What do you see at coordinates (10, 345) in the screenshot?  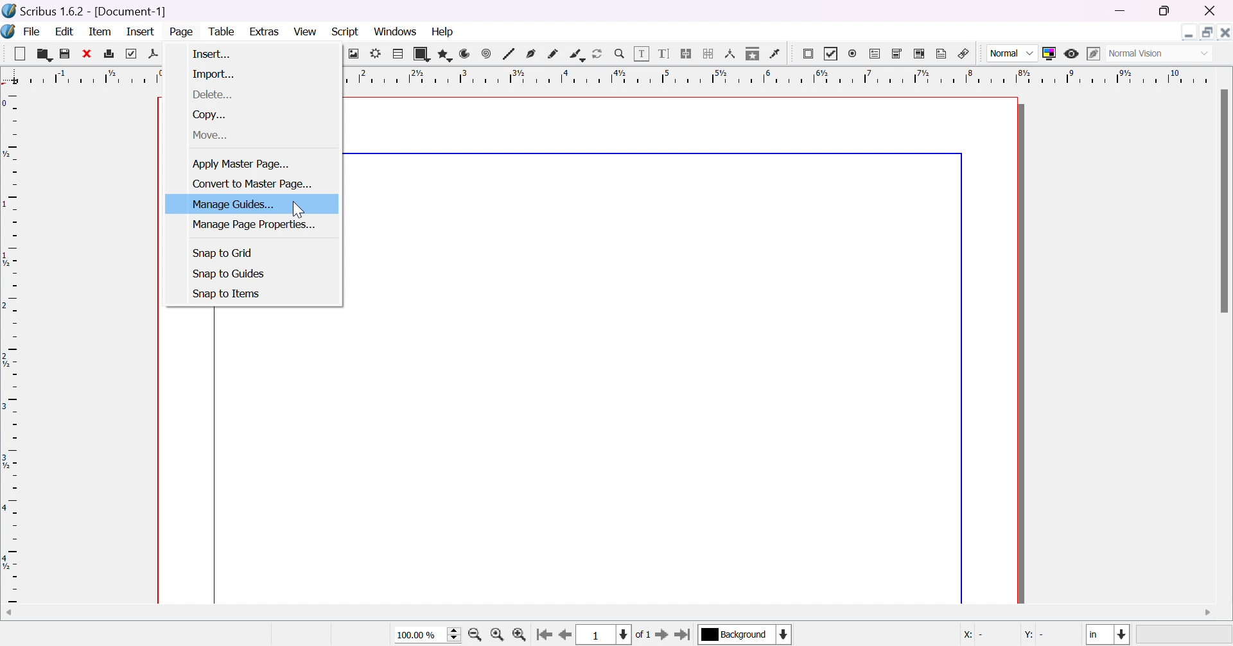 I see `ruler` at bounding box center [10, 345].